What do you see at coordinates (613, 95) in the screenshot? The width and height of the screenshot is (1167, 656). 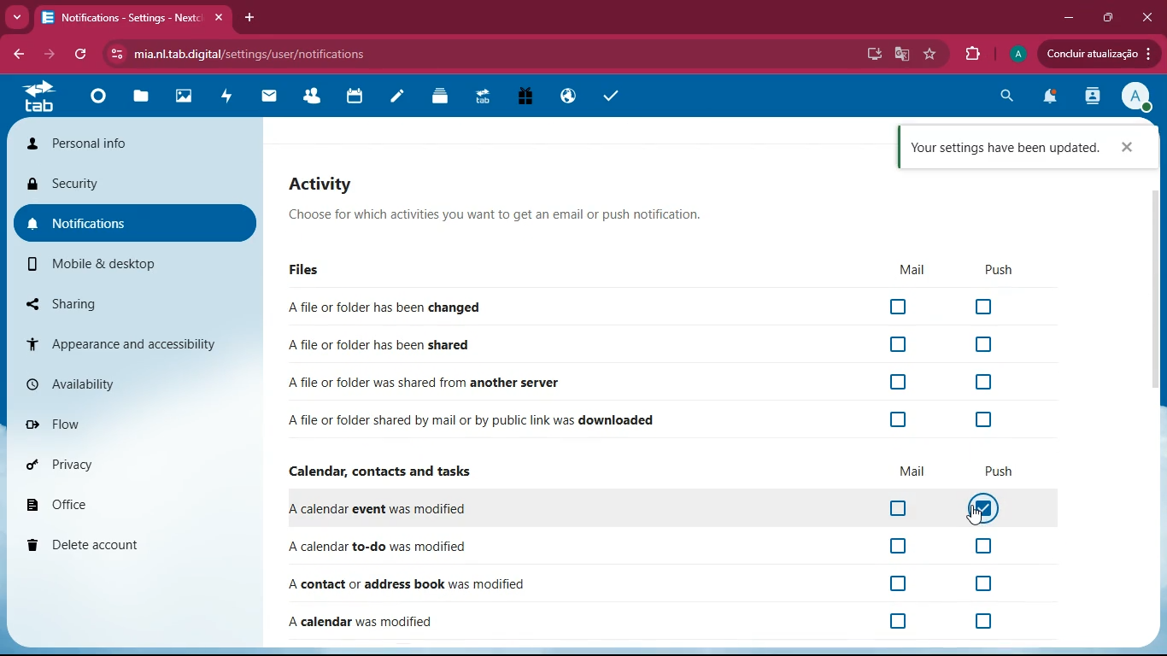 I see `tasks` at bounding box center [613, 95].